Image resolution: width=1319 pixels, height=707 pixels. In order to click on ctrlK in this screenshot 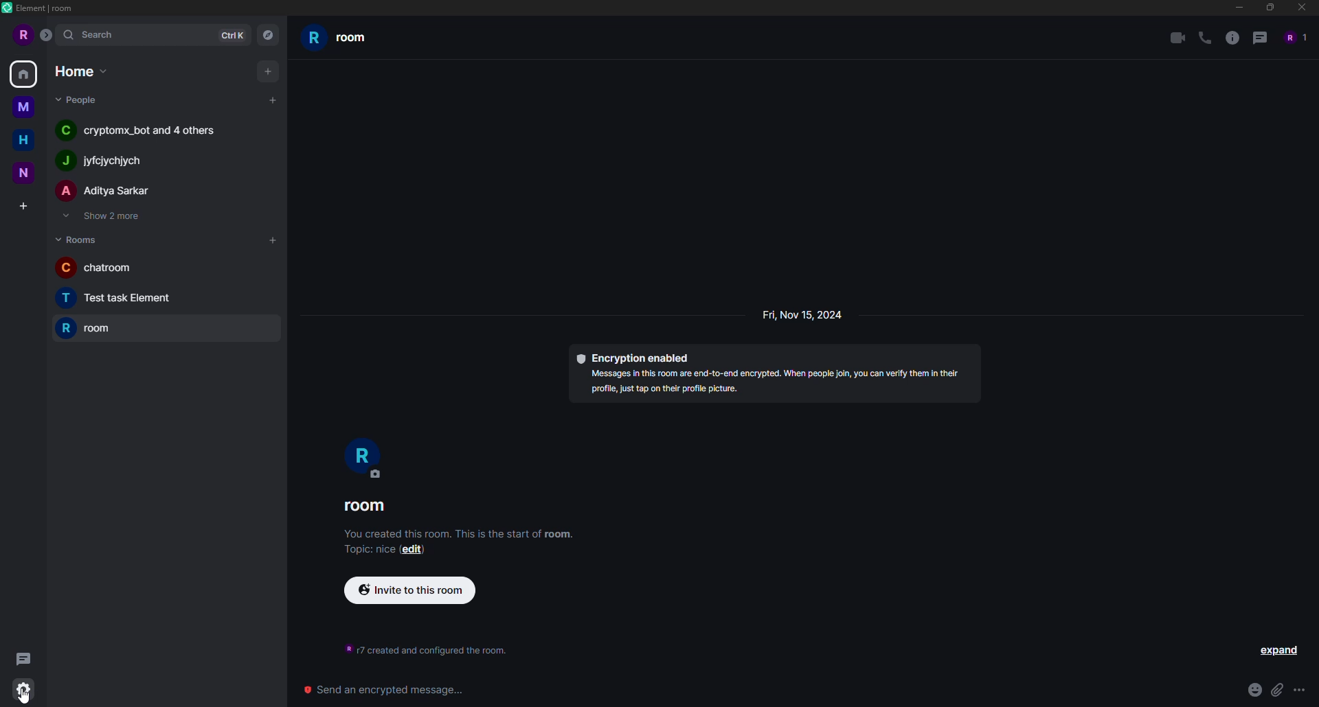, I will do `click(234, 36)`.